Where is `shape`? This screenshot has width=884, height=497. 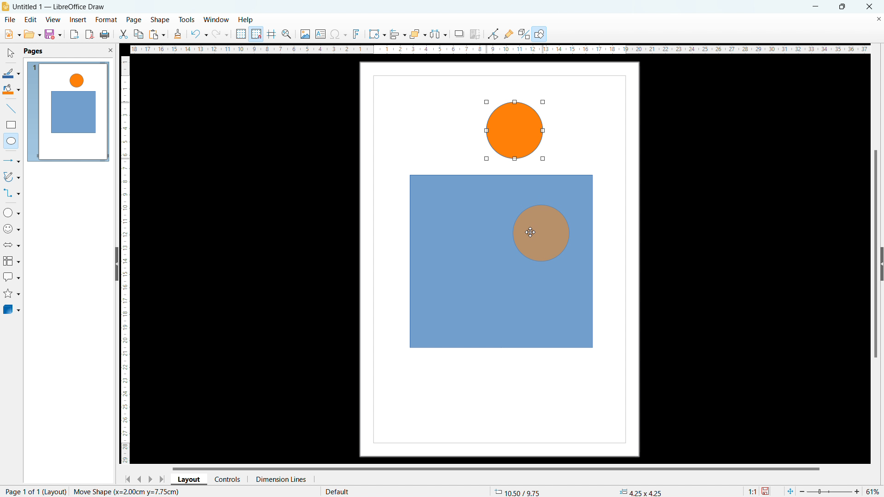
shape is located at coordinates (160, 20).